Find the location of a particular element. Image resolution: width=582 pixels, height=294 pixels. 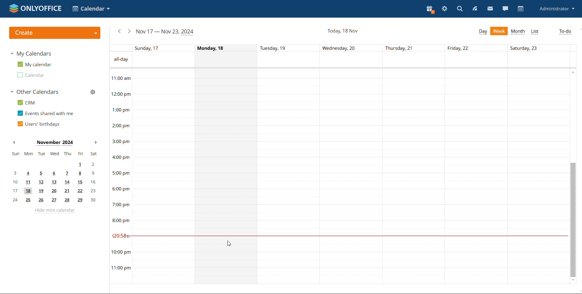

current week is located at coordinates (166, 32).